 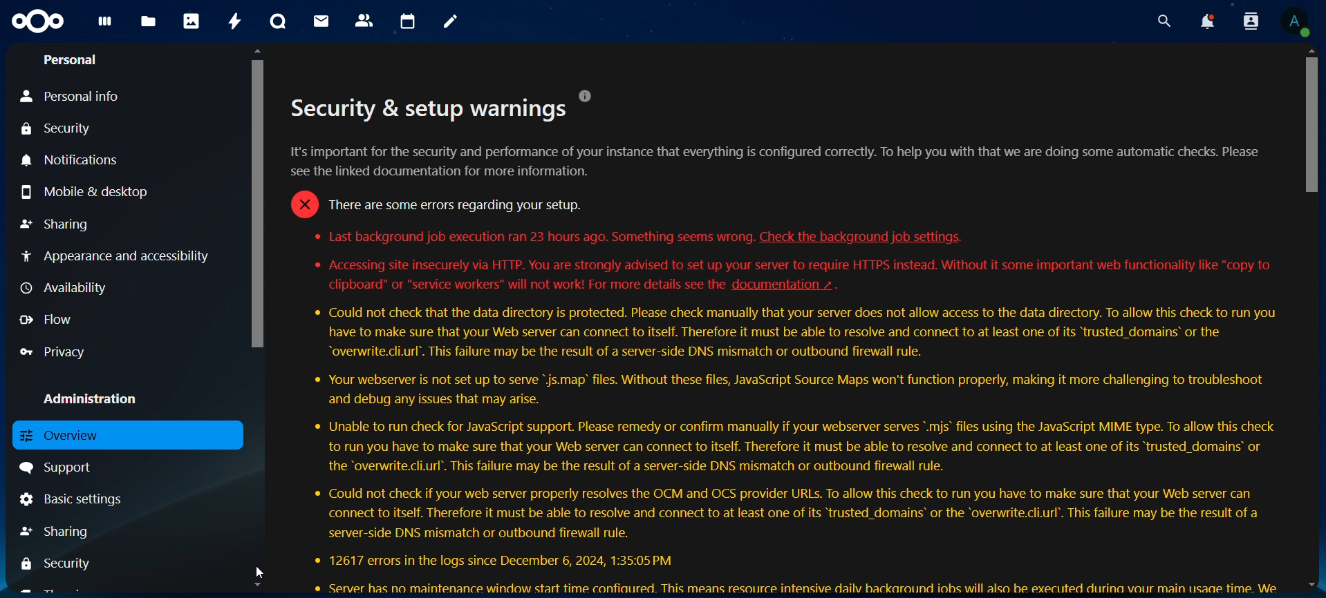 What do you see at coordinates (59, 565) in the screenshot?
I see `security` at bounding box center [59, 565].